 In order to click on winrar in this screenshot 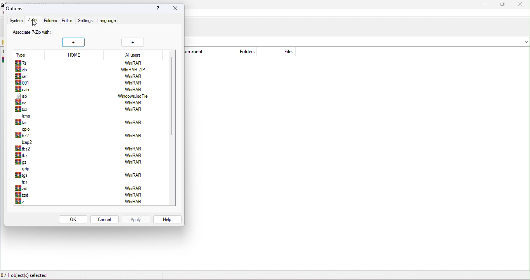, I will do `click(134, 175)`.